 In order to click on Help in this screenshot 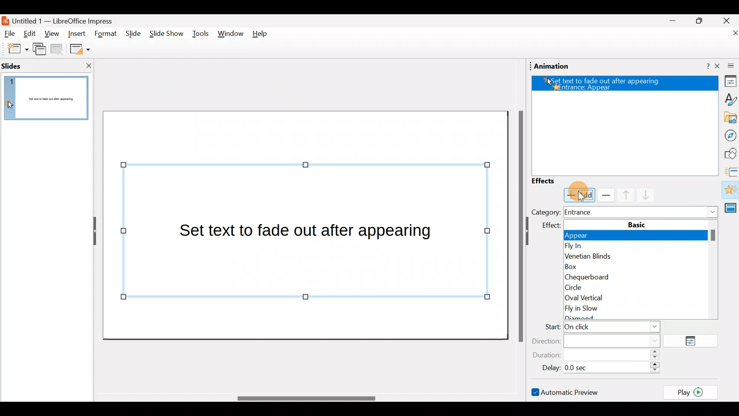, I will do `click(263, 35)`.